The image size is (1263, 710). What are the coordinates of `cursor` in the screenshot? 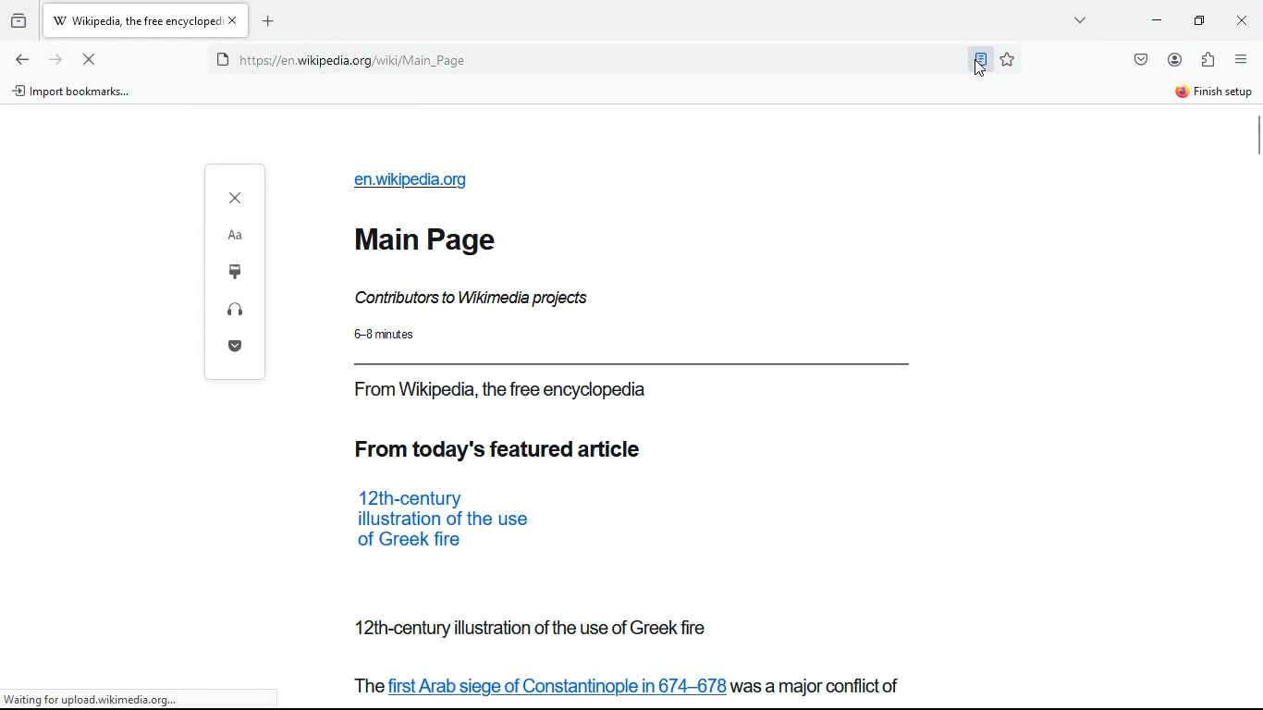 It's located at (980, 70).